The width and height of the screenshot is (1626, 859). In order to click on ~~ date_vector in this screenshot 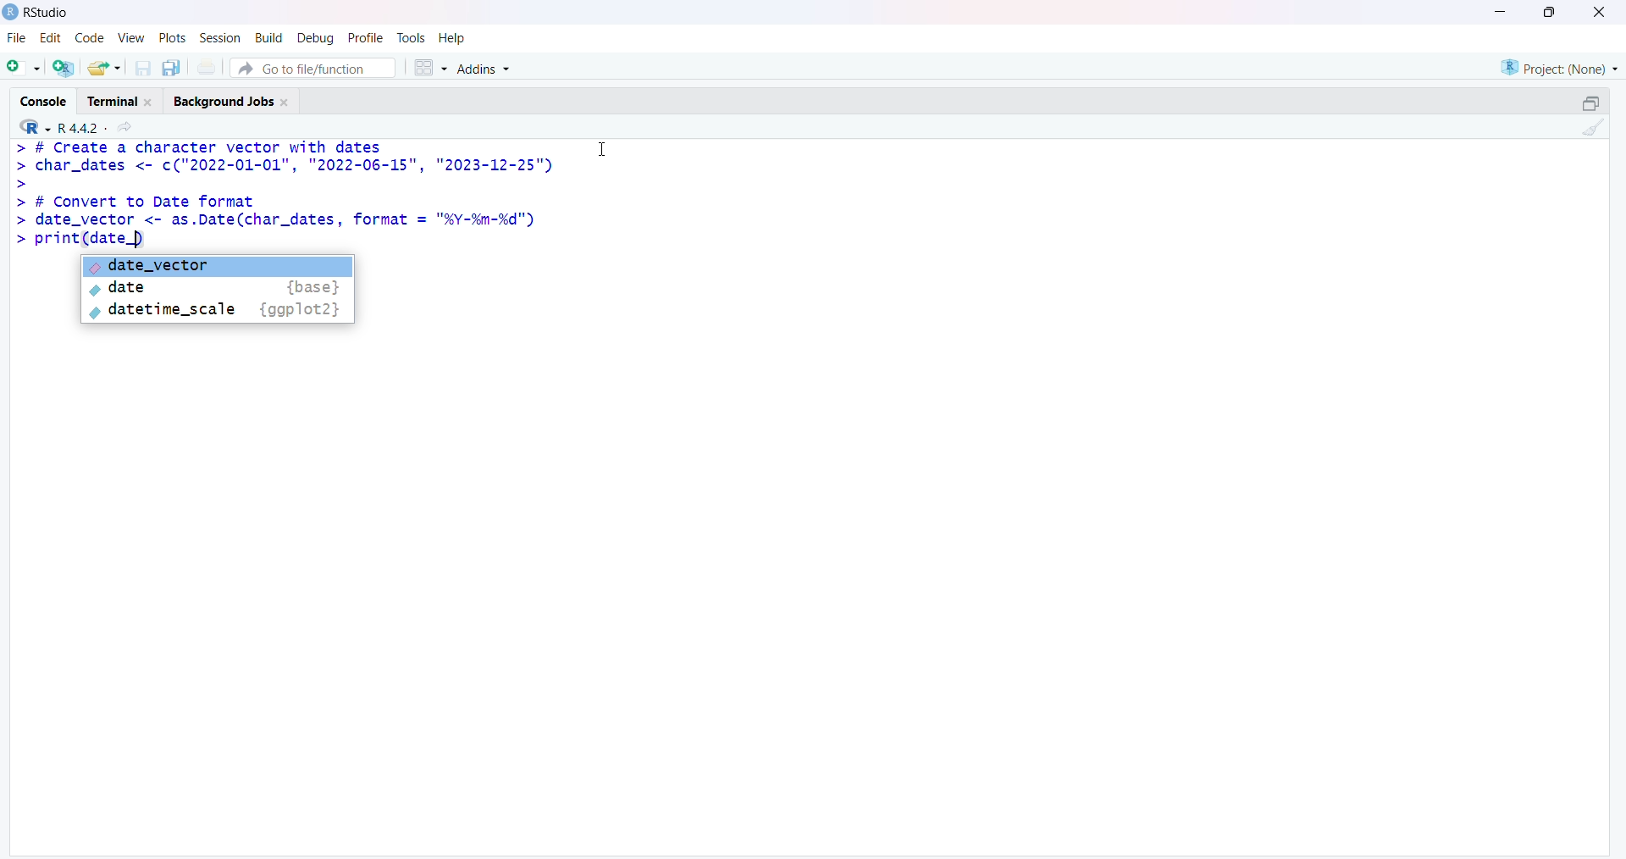, I will do `click(220, 267)`.